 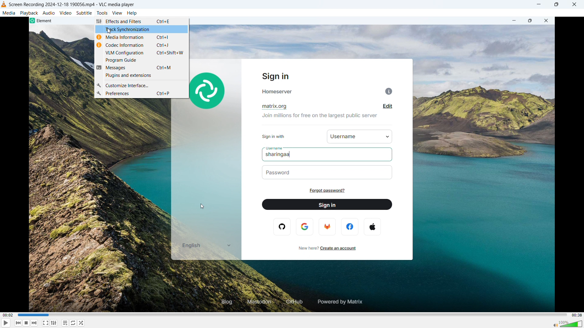 What do you see at coordinates (305, 226) in the screenshot?
I see `google logo` at bounding box center [305, 226].